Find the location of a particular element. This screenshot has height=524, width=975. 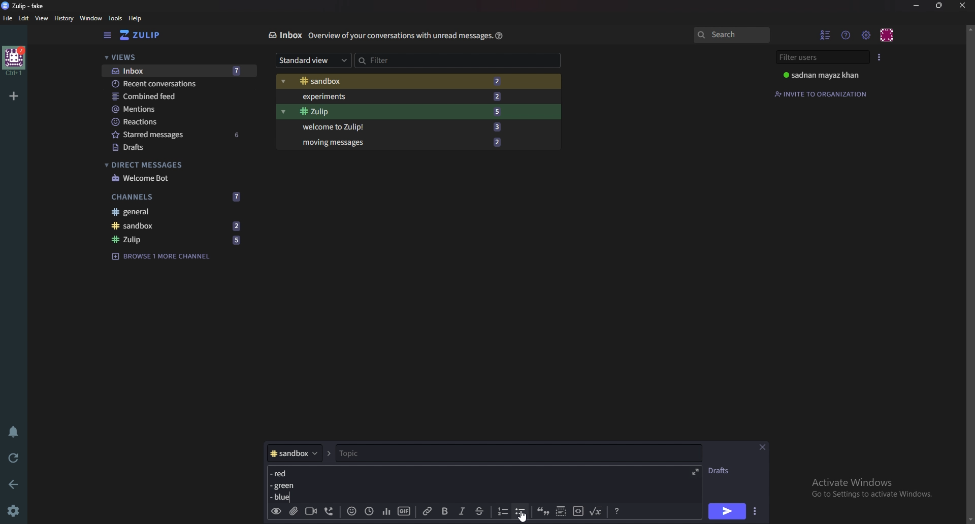

Standard view is located at coordinates (314, 59).